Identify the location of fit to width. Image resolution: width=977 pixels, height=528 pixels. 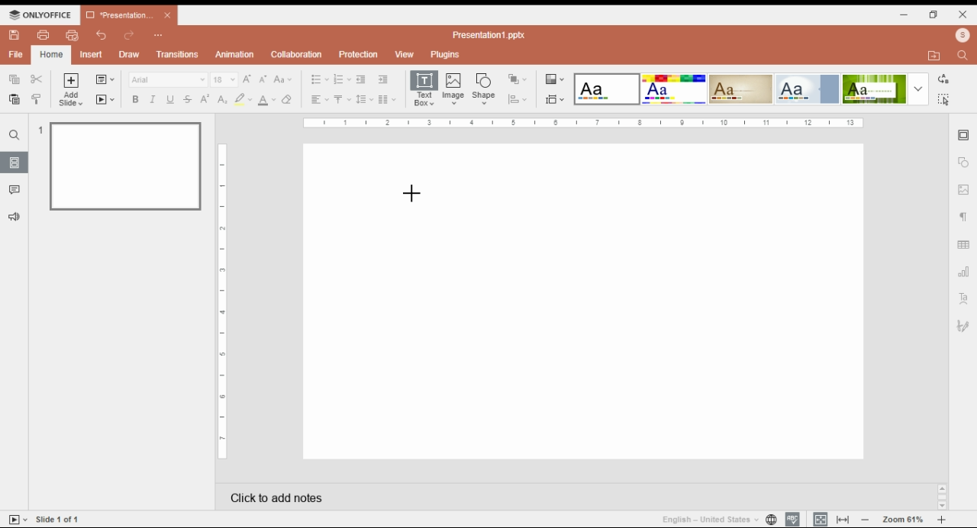
(843, 519).